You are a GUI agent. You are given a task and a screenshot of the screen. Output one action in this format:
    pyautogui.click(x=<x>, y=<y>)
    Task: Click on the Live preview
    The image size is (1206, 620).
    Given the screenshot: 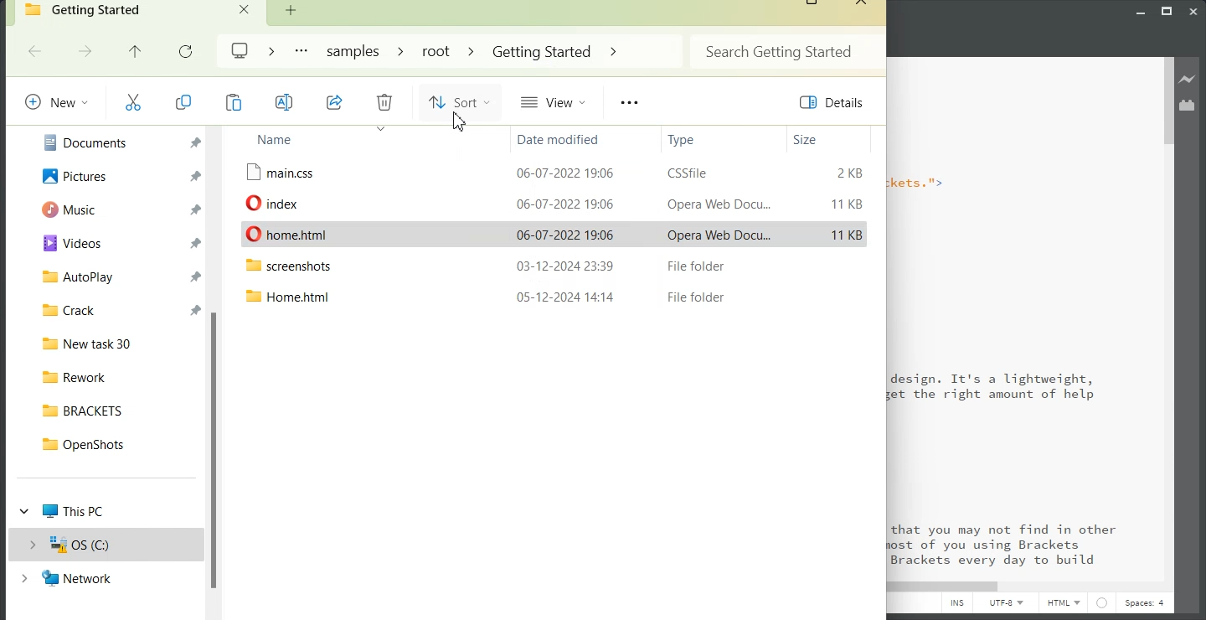 What is the action you would take?
    pyautogui.click(x=1188, y=79)
    